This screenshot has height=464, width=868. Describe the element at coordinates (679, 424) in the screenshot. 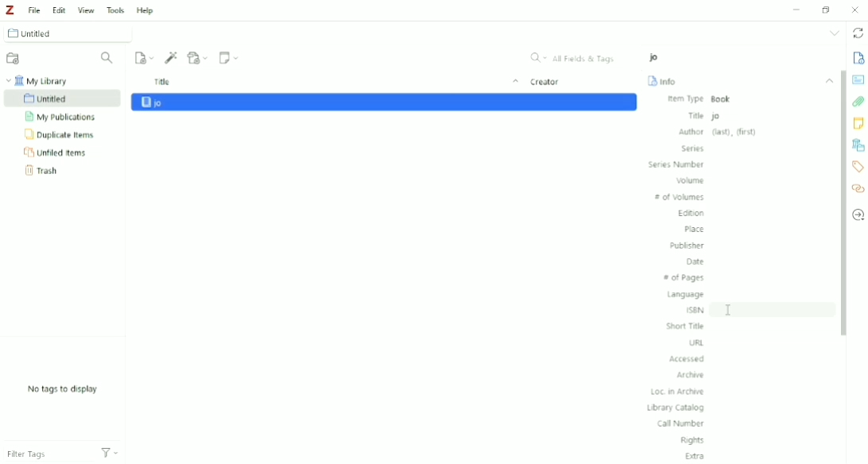

I see `Call Number` at that location.